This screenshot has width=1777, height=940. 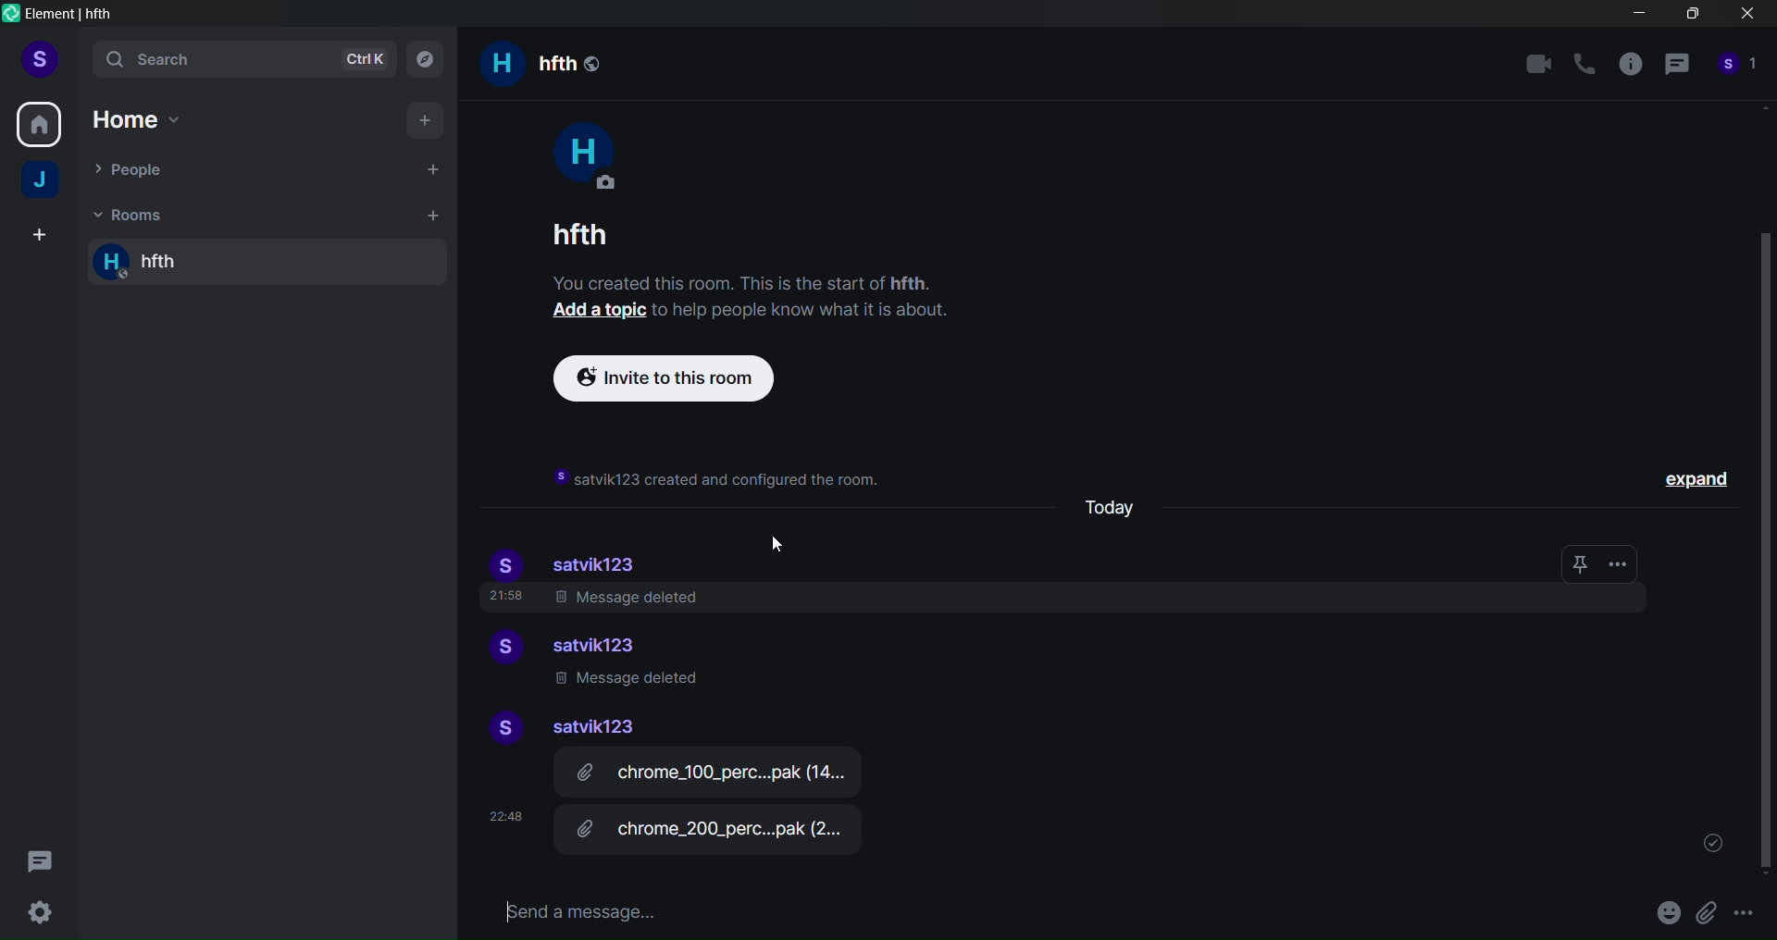 I want to click on add, so click(x=428, y=120).